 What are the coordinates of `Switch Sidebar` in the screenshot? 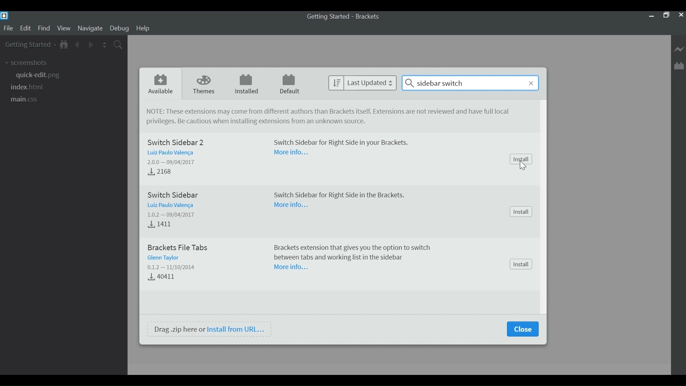 It's located at (173, 194).